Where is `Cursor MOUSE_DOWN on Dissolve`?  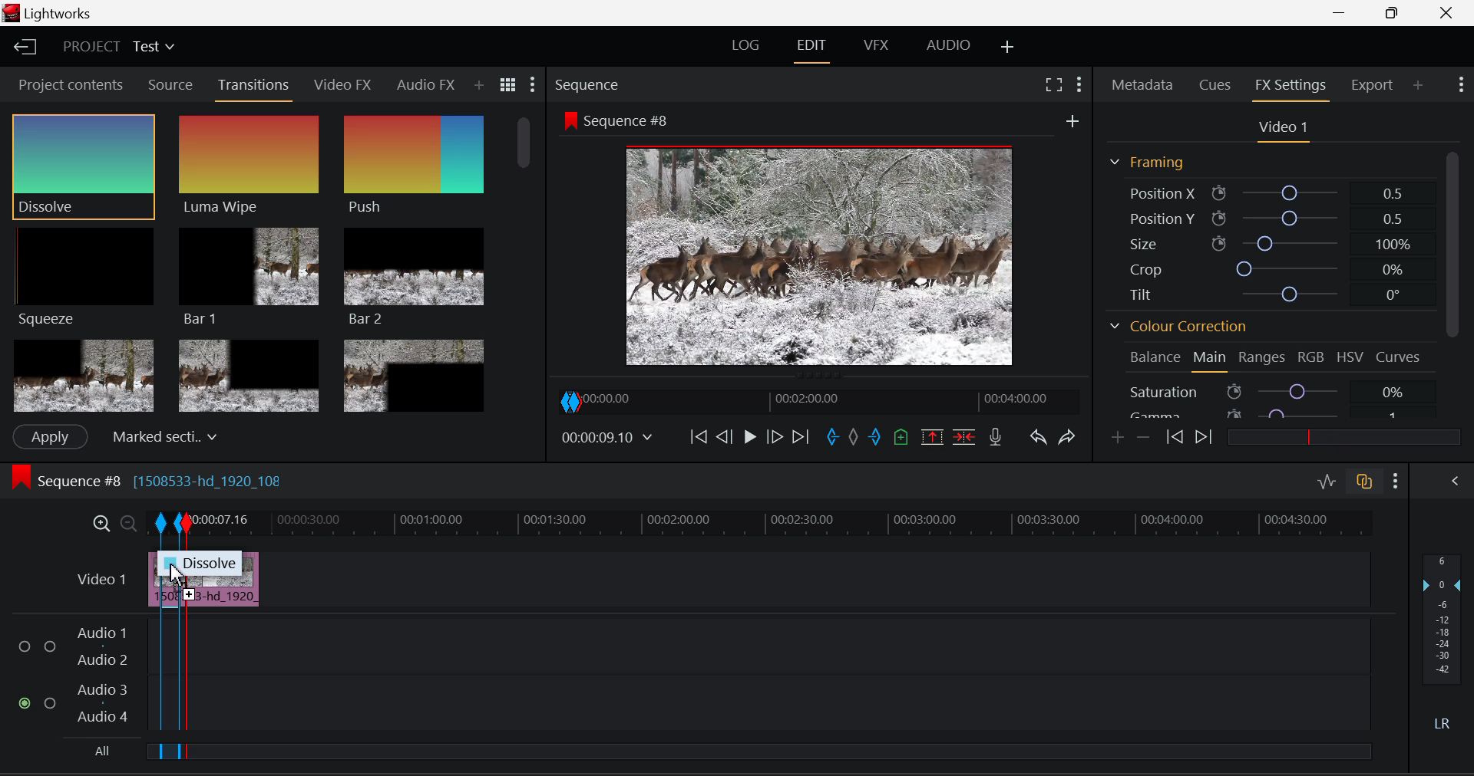
Cursor MOUSE_DOWN on Dissolve is located at coordinates (84, 166).